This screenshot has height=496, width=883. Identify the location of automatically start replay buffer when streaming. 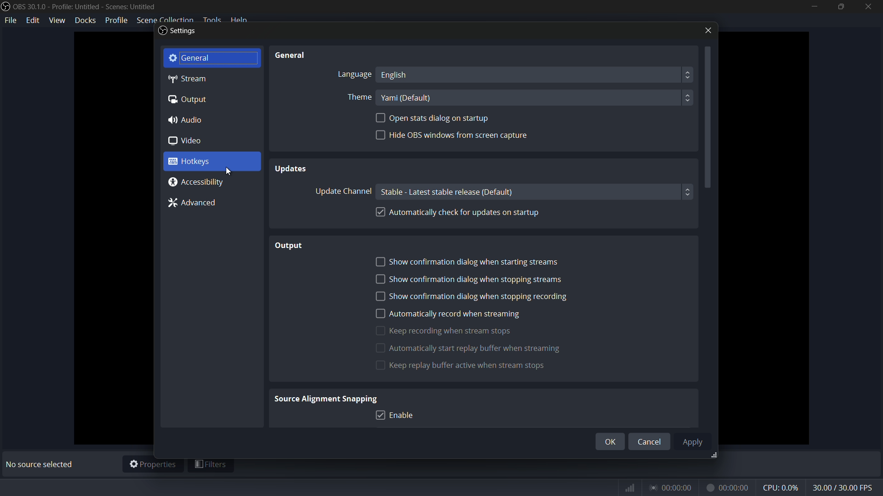
(467, 348).